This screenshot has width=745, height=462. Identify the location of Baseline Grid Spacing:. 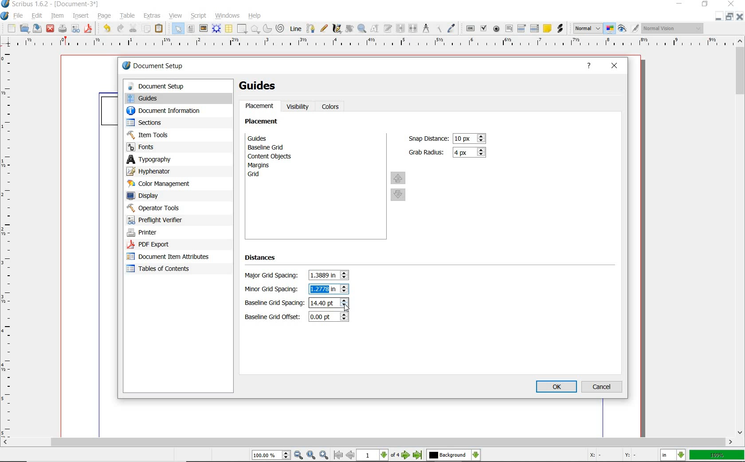
(274, 304).